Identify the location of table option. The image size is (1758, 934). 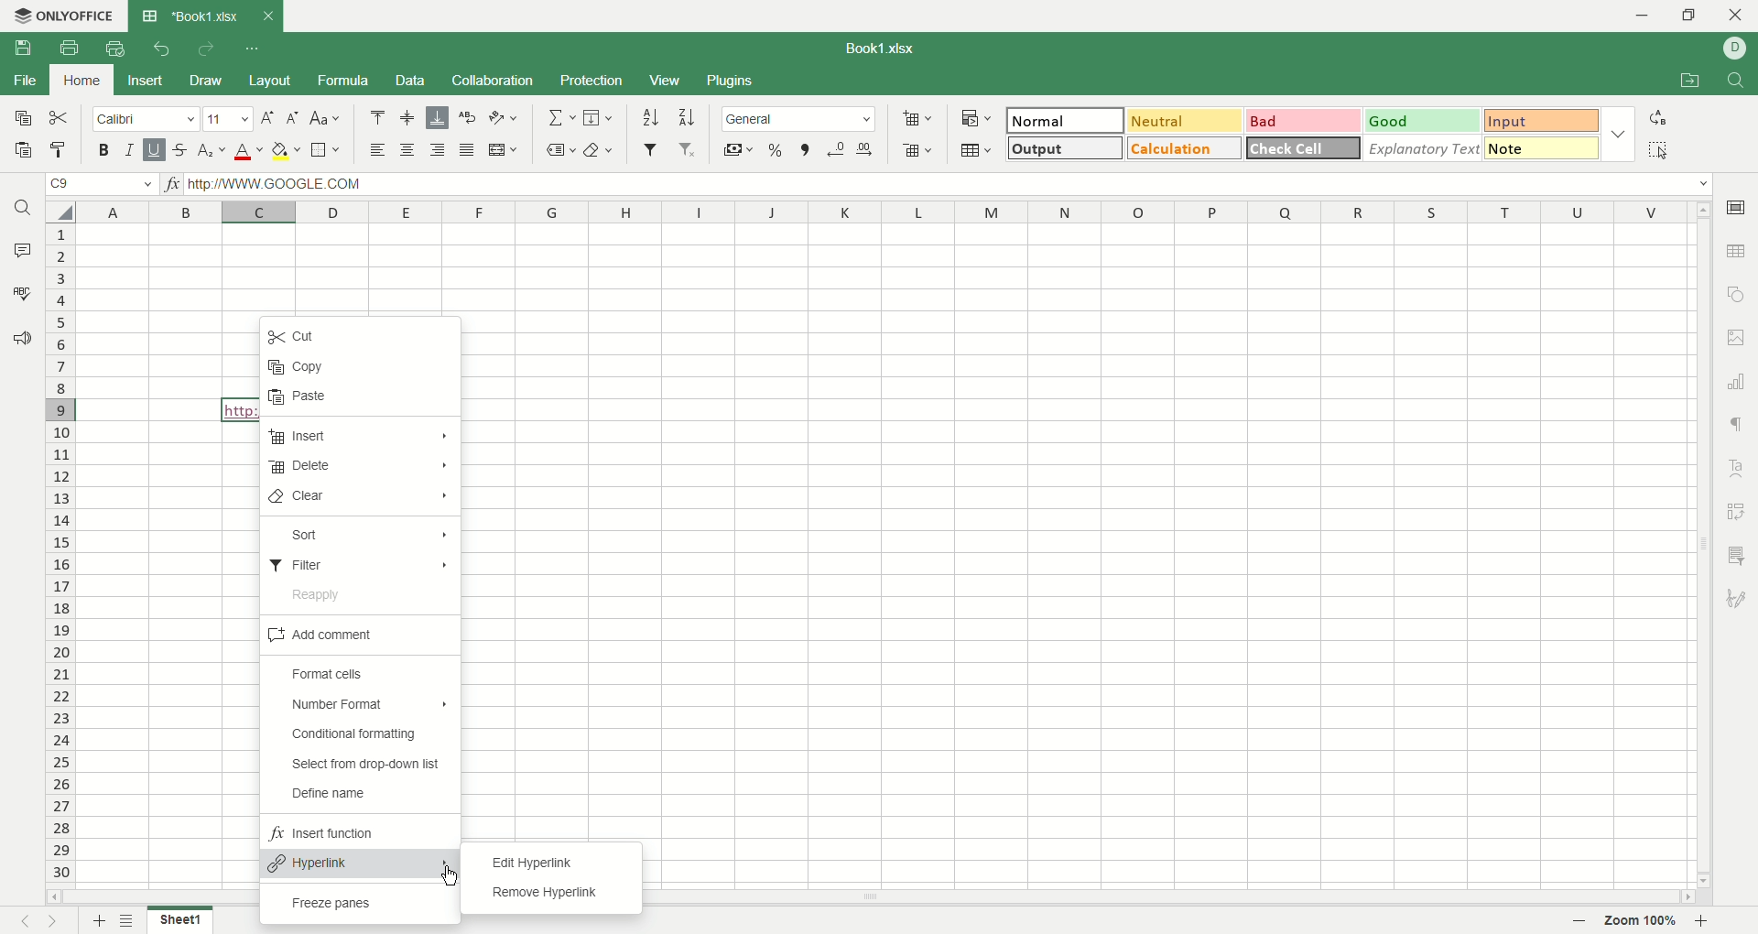
(1736, 251).